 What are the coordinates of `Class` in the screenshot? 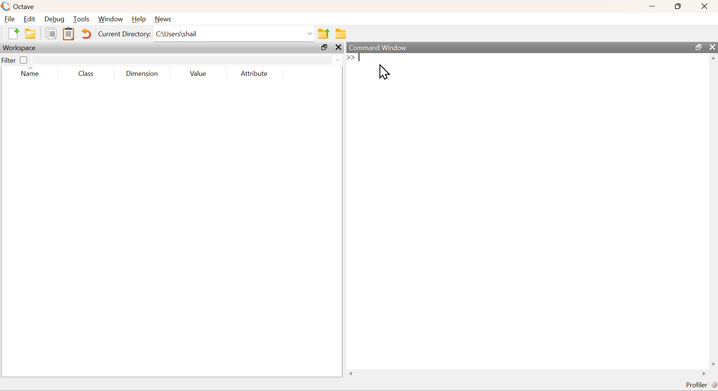 It's located at (86, 73).